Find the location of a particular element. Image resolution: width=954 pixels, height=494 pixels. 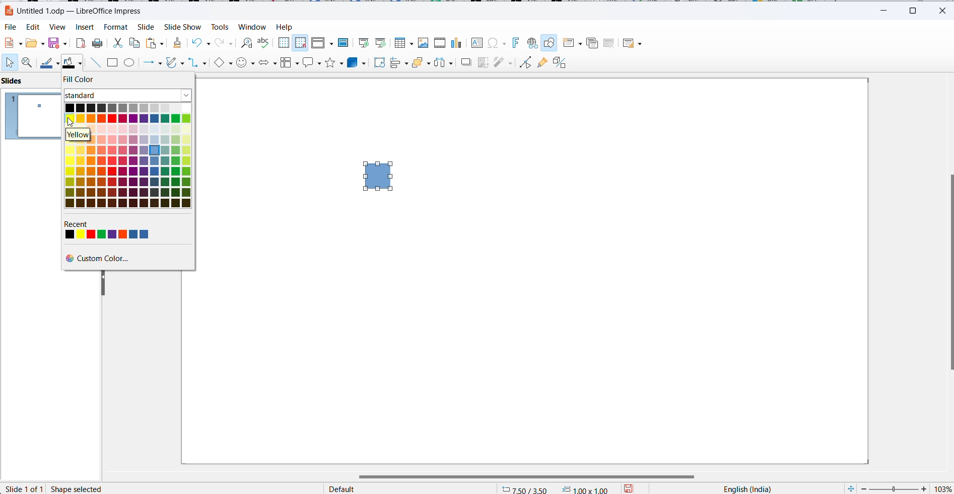

filters is located at coordinates (503, 62).